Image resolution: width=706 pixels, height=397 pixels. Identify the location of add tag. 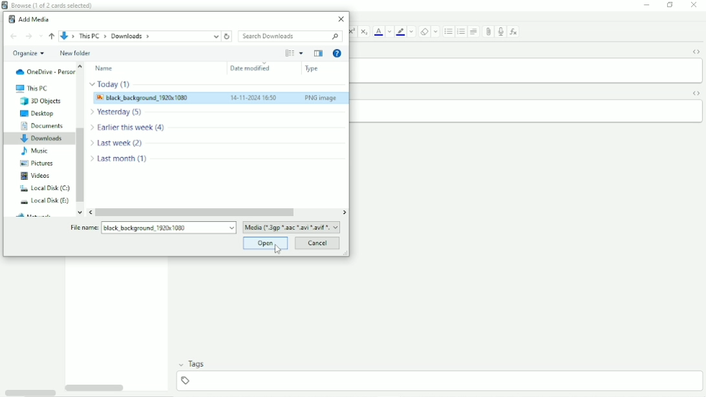
(438, 381).